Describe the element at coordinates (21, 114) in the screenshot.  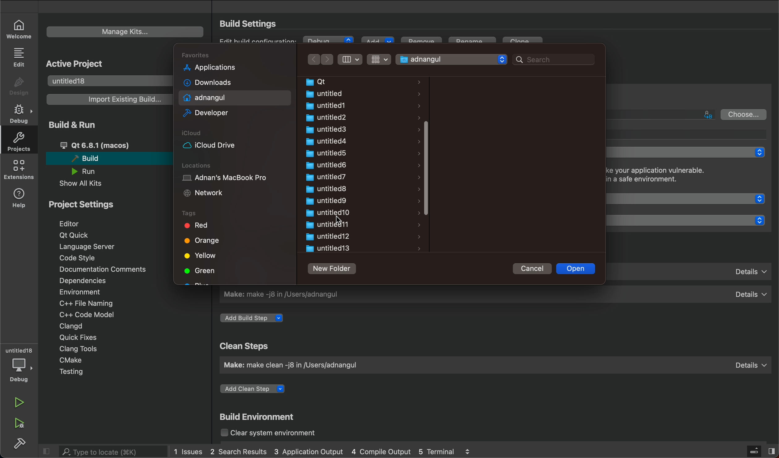
I see `debug` at that location.